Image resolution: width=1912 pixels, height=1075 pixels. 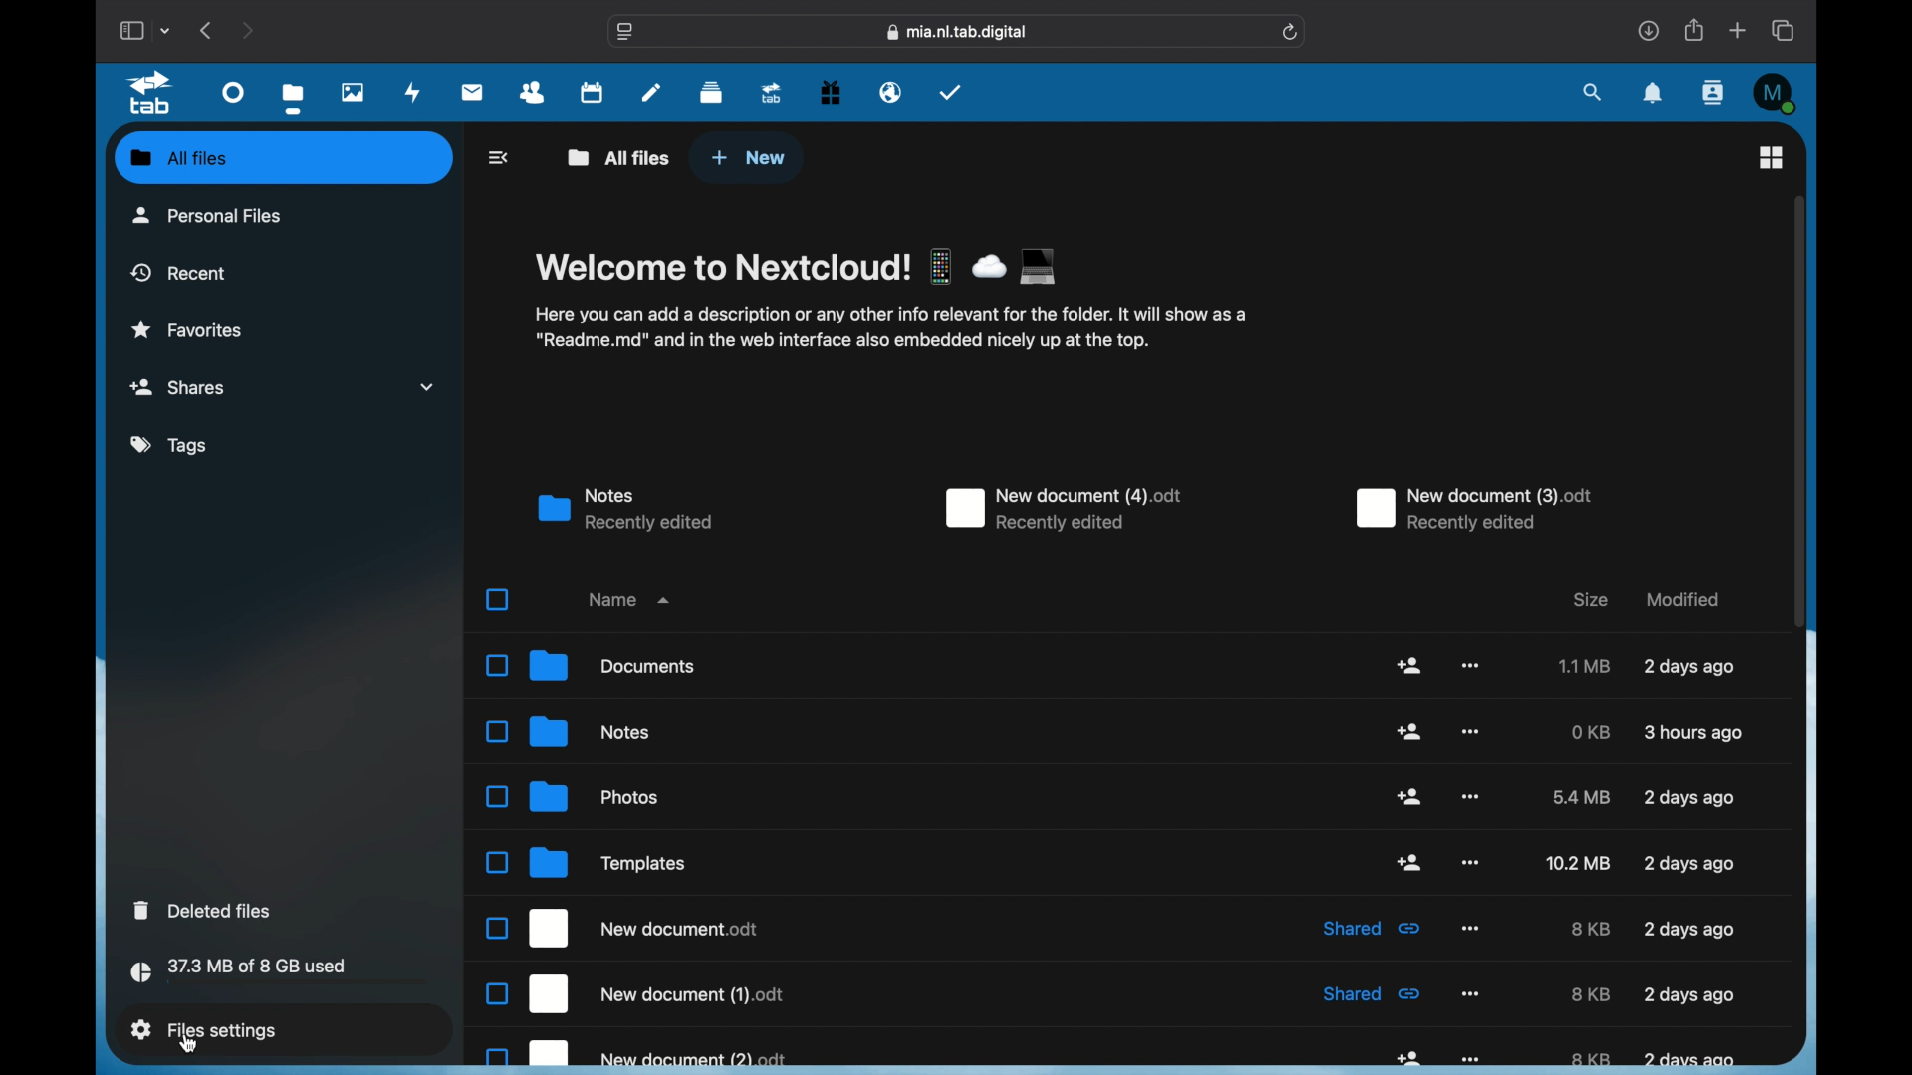 I want to click on share, so click(x=1410, y=797).